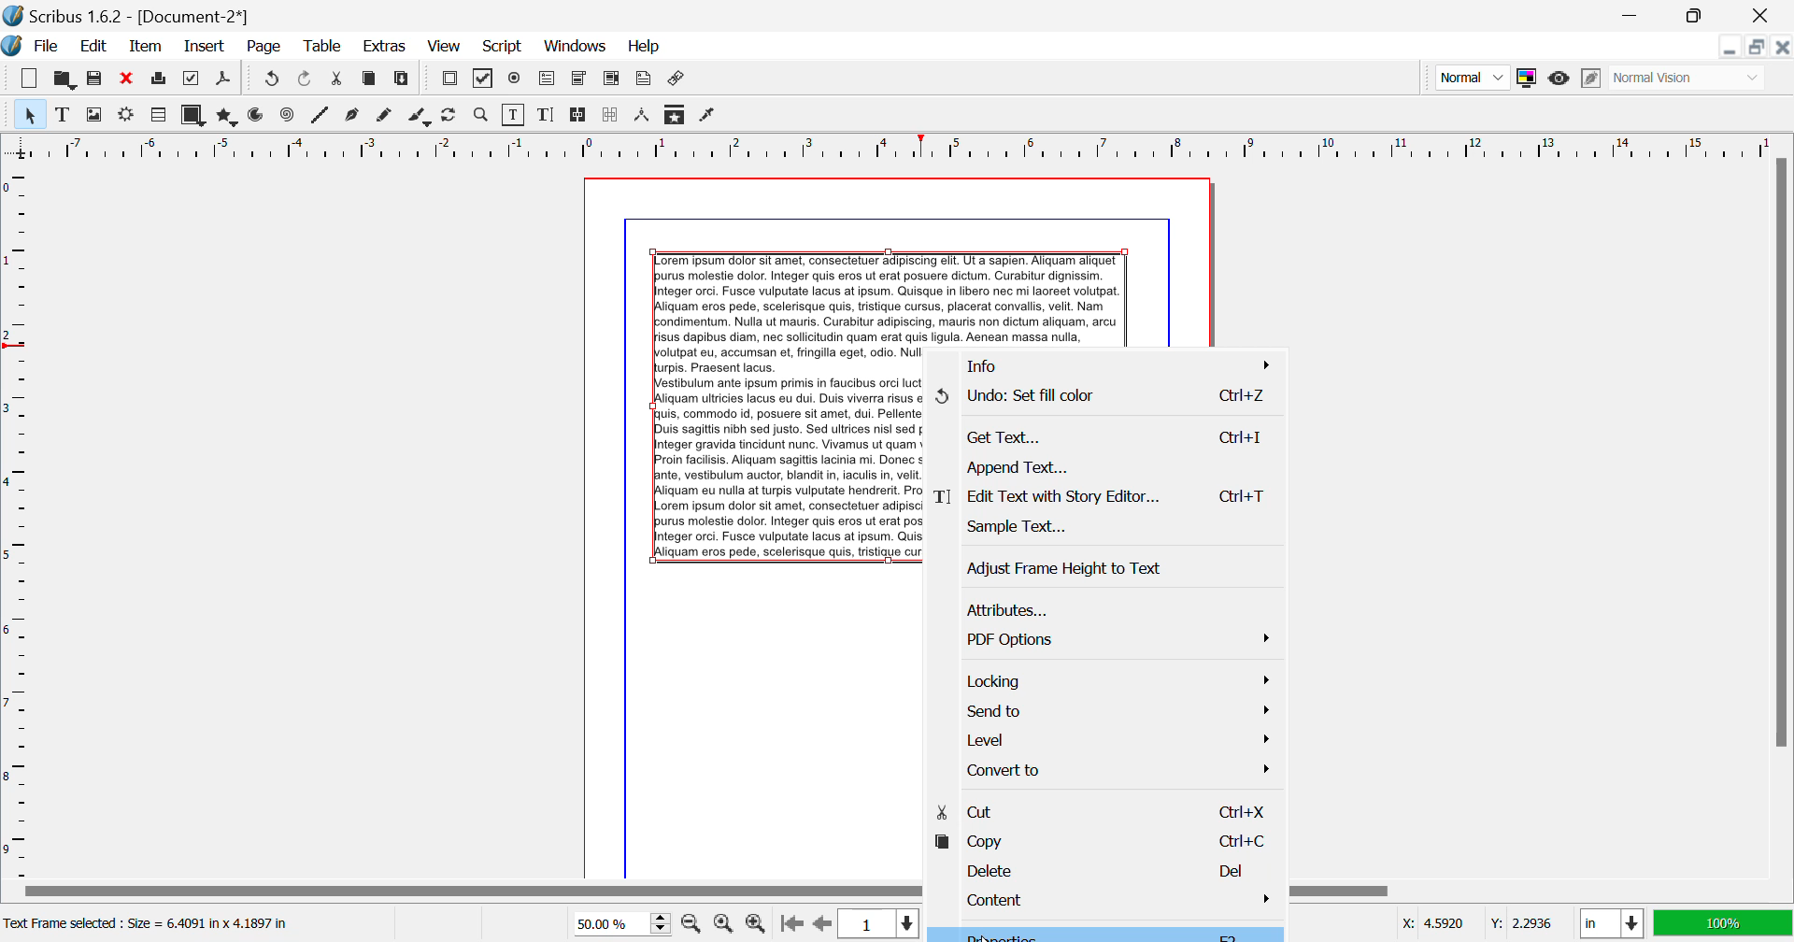  What do you see at coordinates (387, 117) in the screenshot?
I see `Freehand` at bounding box center [387, 117].